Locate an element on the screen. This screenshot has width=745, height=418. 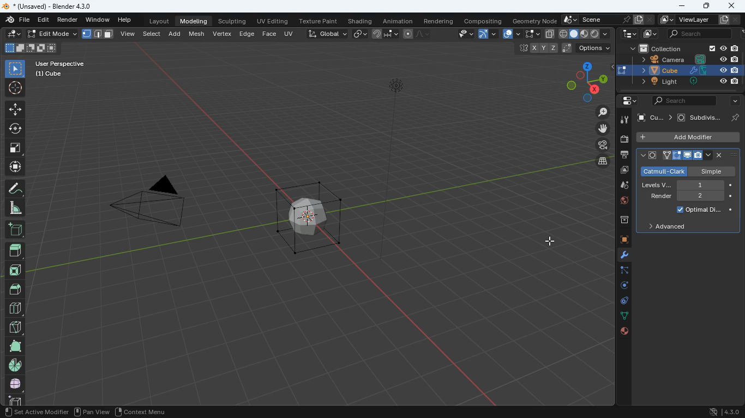
render is located at coordinates (691, 197).